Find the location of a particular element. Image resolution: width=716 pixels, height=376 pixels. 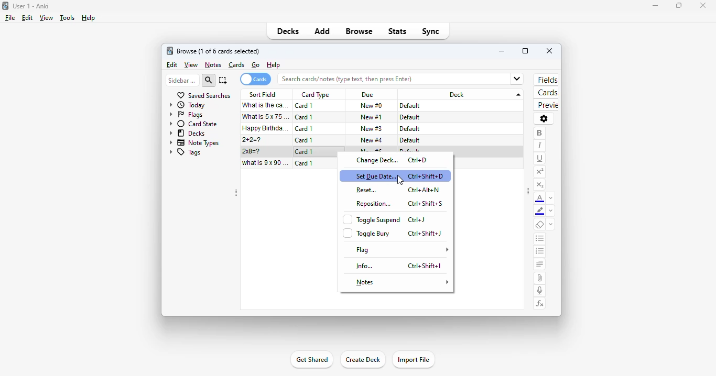

default is located at coordinates (410, 129).